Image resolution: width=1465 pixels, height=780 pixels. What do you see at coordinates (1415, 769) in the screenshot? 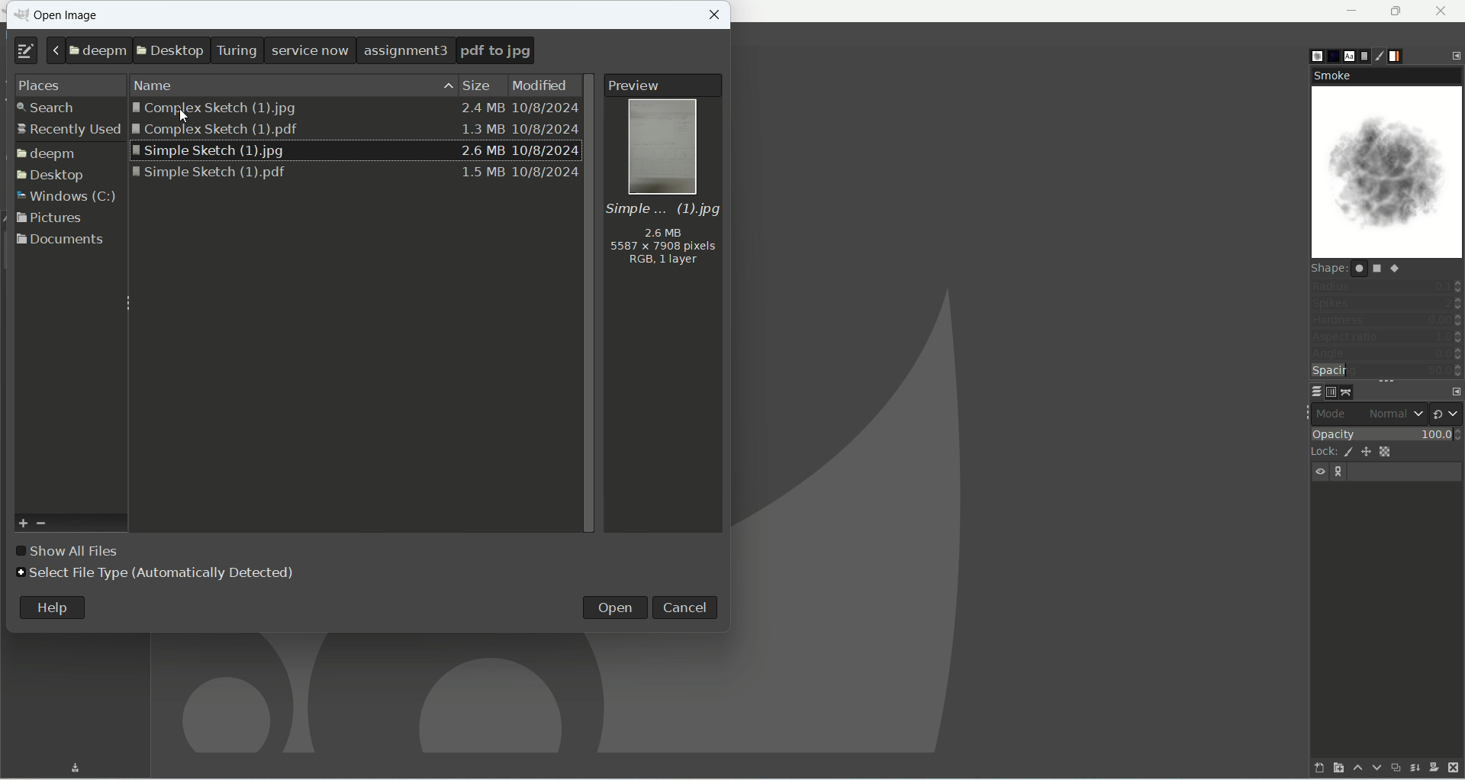
I see `merge this layer` at bounding box center [1415, 769].